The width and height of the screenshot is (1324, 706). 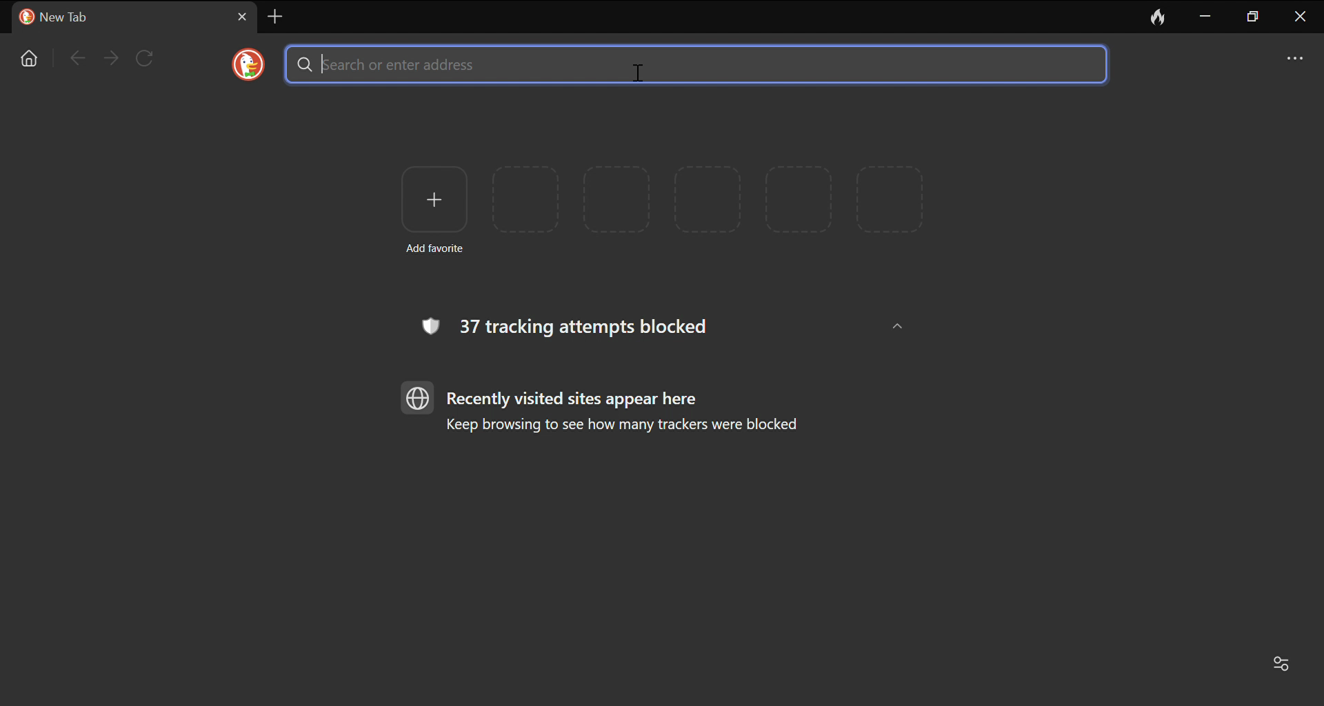 What do you see at coordinates (694, 64) in the screenshot?
I see `Search or enter address` at bounding box center [694, 64].